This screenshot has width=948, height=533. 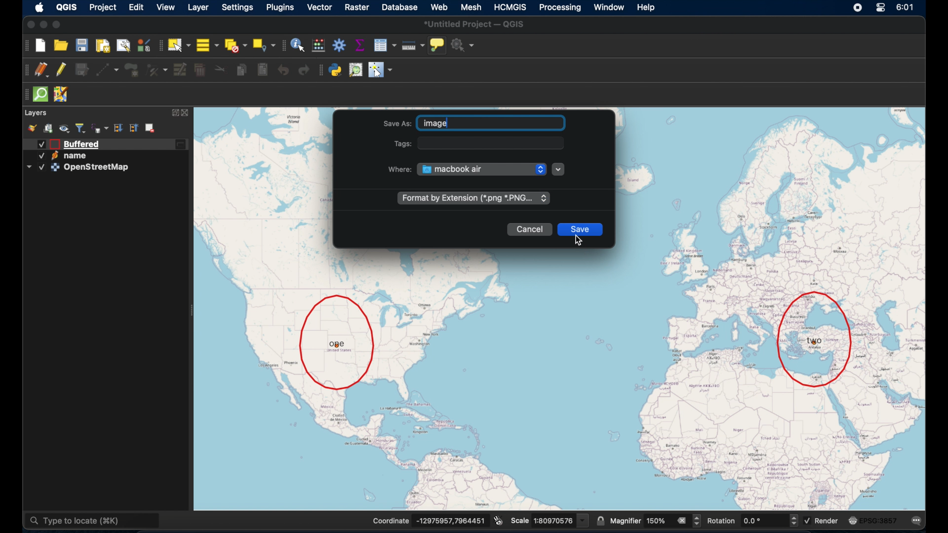 What do you see at coordinates (153, 128) in the screenshot?
I see `remove layer/group` at bounding box center [153, 128].